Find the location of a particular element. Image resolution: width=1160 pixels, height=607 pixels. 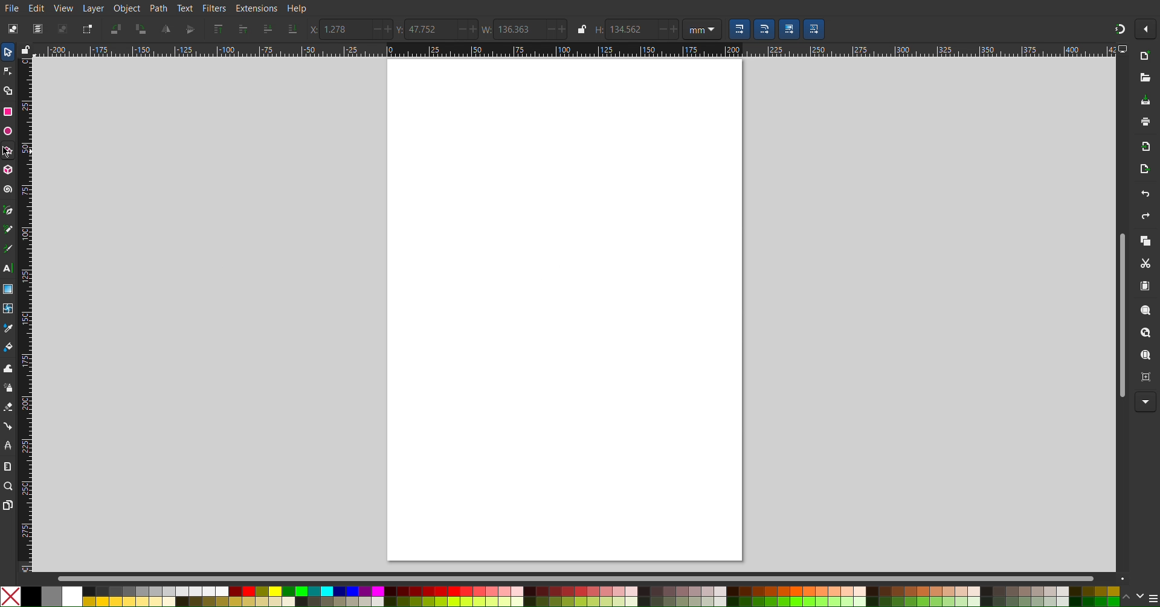

136 is located at coordinates (520, 30).